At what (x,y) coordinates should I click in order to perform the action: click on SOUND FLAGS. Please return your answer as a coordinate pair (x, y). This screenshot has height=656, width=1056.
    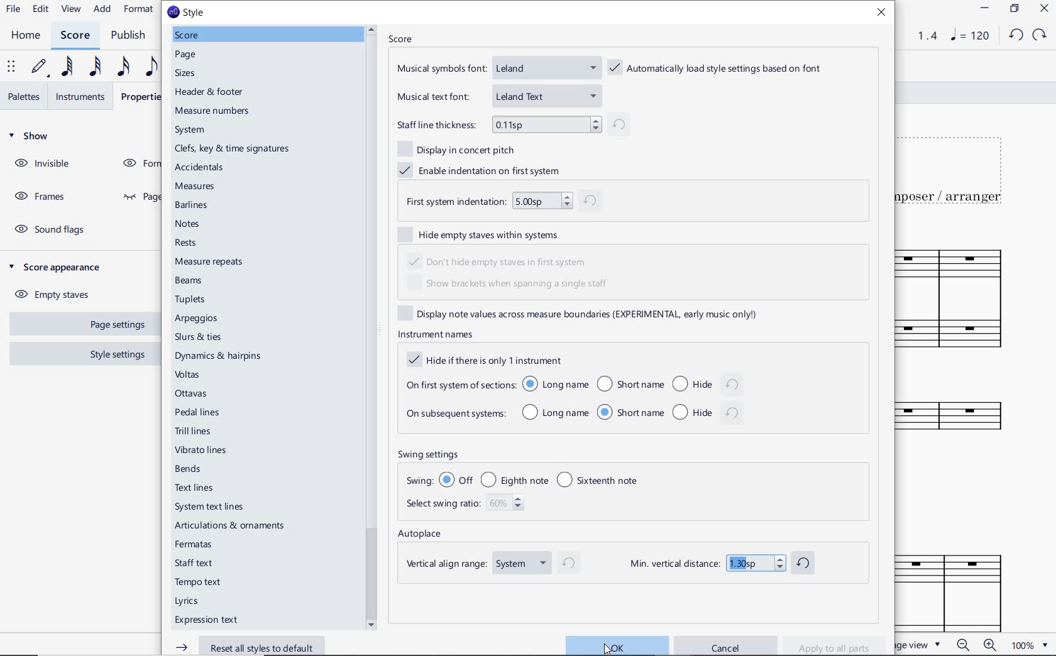
    Looking at the image, I should click on (53, 229).